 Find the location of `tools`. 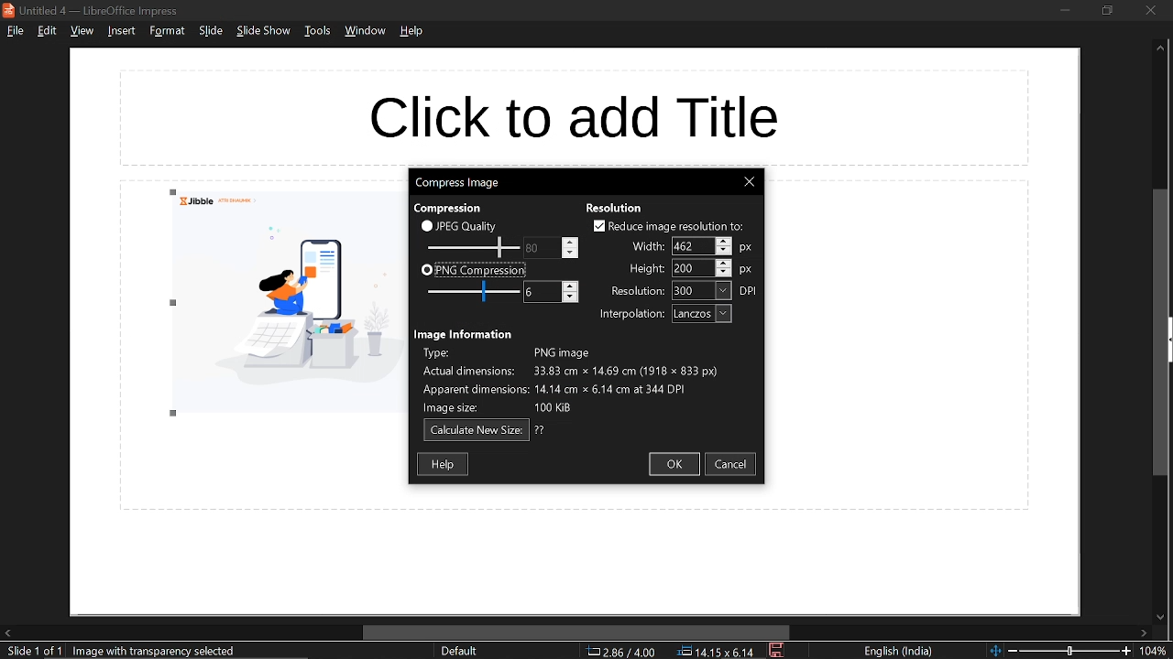

tools is located at coordinates (317, 30).